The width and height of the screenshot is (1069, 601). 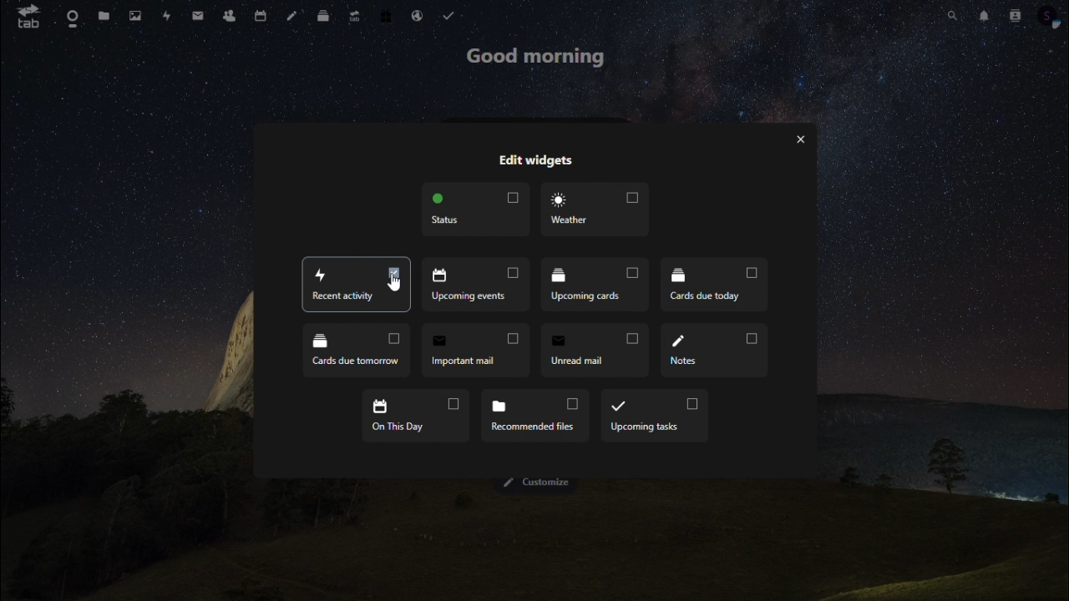 What do you see at coordinates (714, 285) in the screenshot?
I see `cards due today` at bounding box center [714, 285].